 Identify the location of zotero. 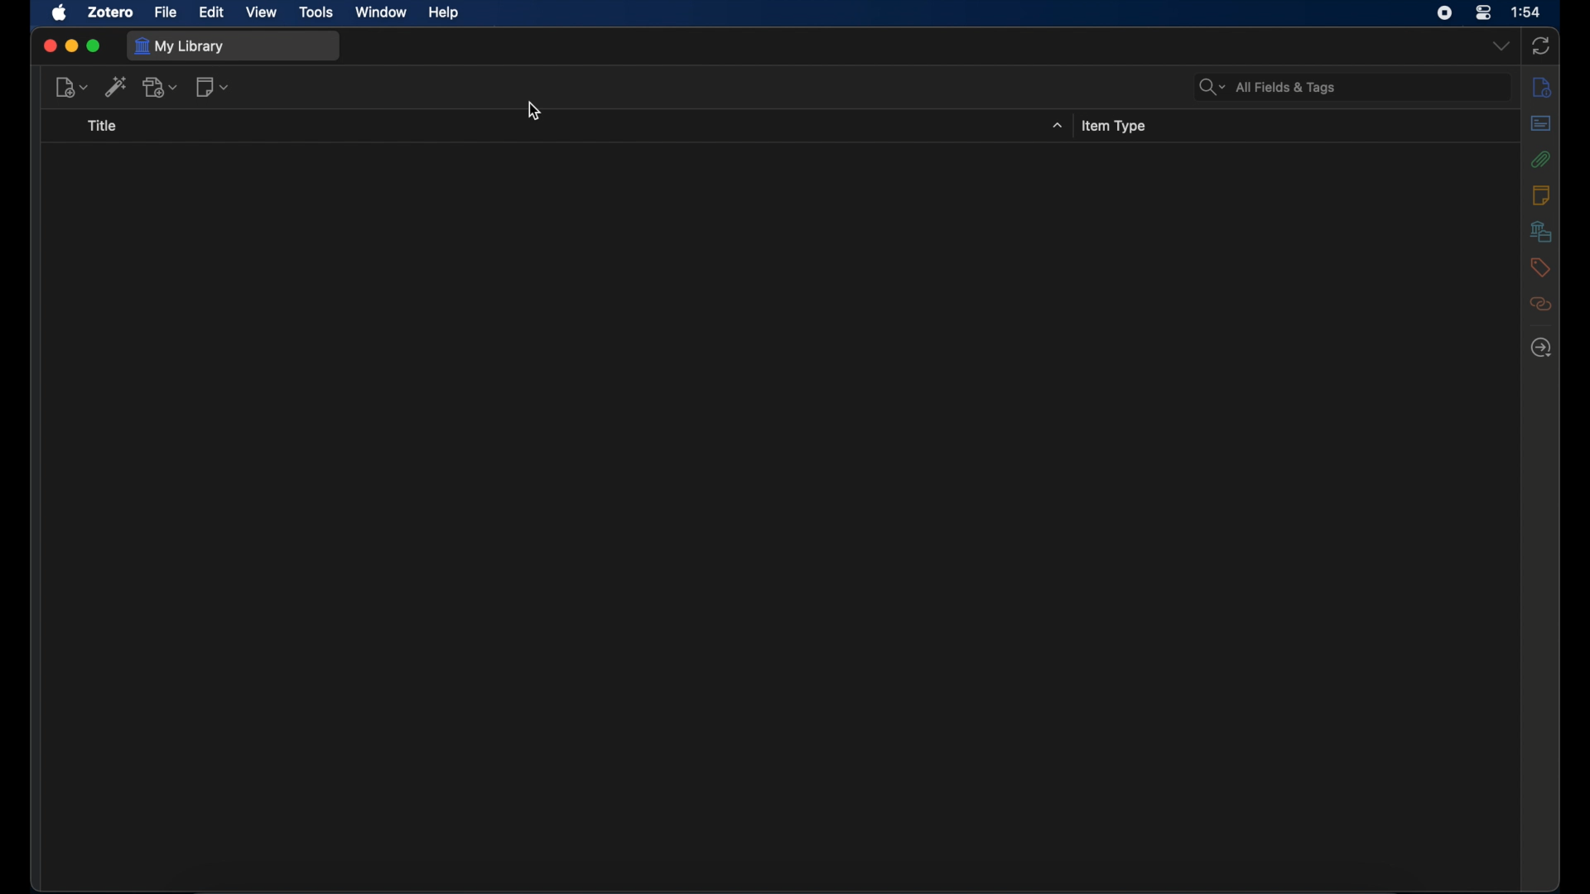
(110, 12).